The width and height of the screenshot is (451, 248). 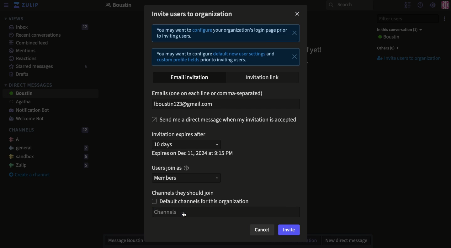 What do you see at coordinates (46, 157) in the screenshot?
I see `Sandbox` at bounding box center [46, 157].